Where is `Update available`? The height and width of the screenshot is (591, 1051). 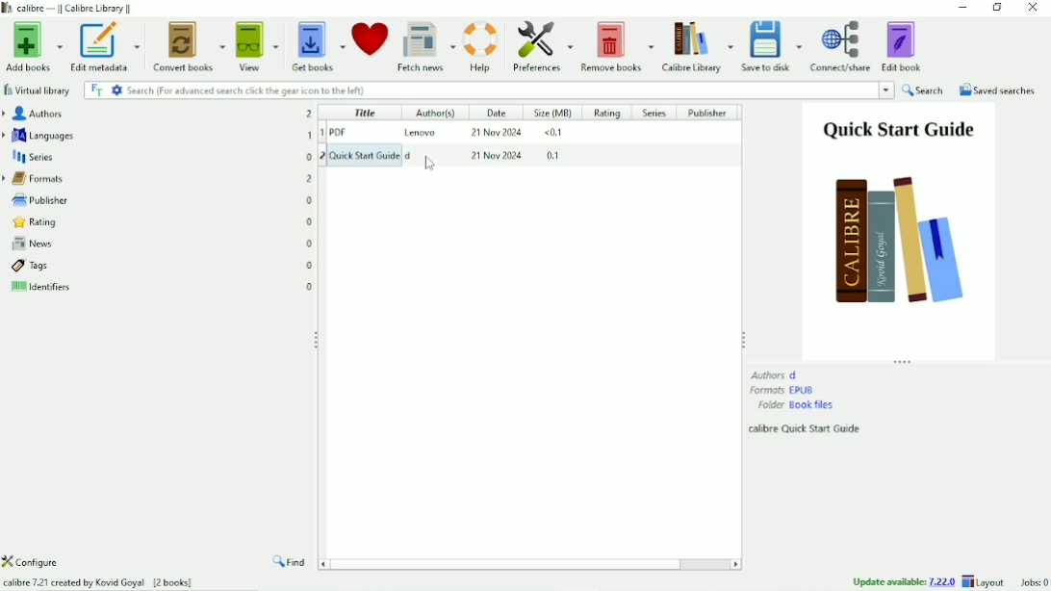
Update available is located at coordinates (904, 581).